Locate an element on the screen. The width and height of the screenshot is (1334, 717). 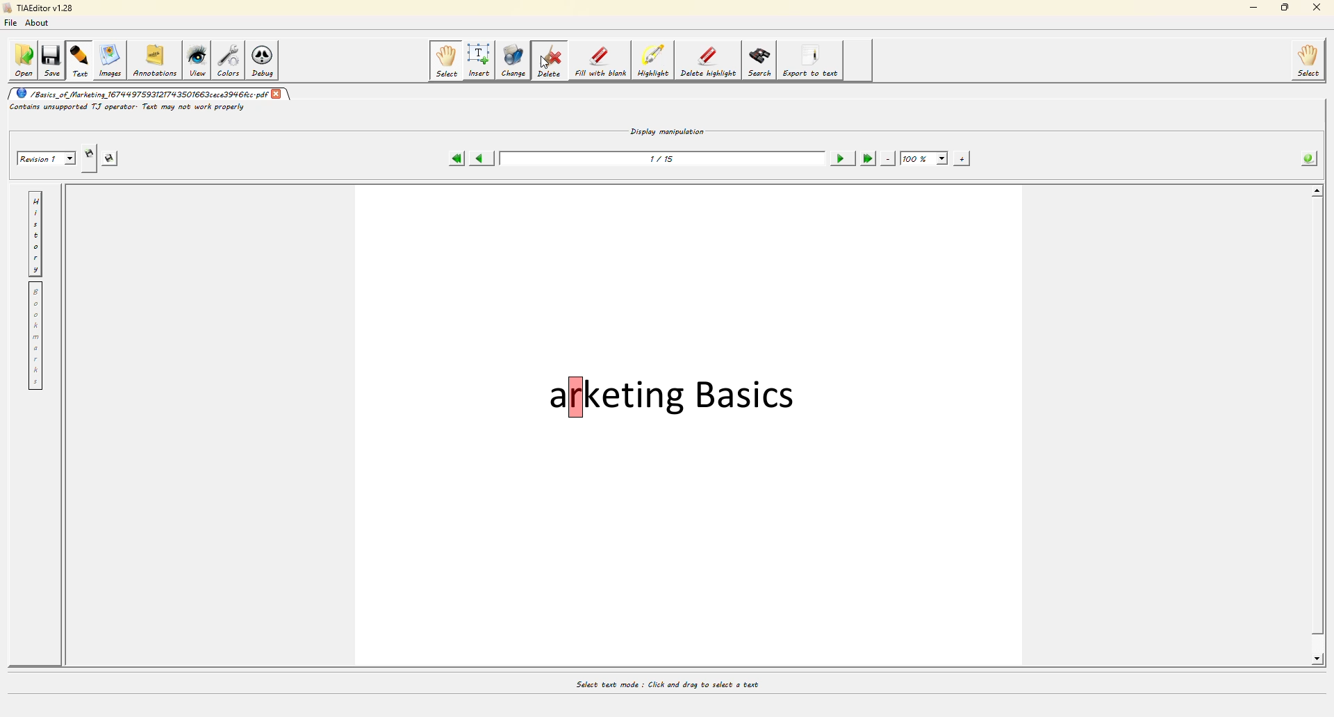
save the revision is located at coordinates (115, 156).